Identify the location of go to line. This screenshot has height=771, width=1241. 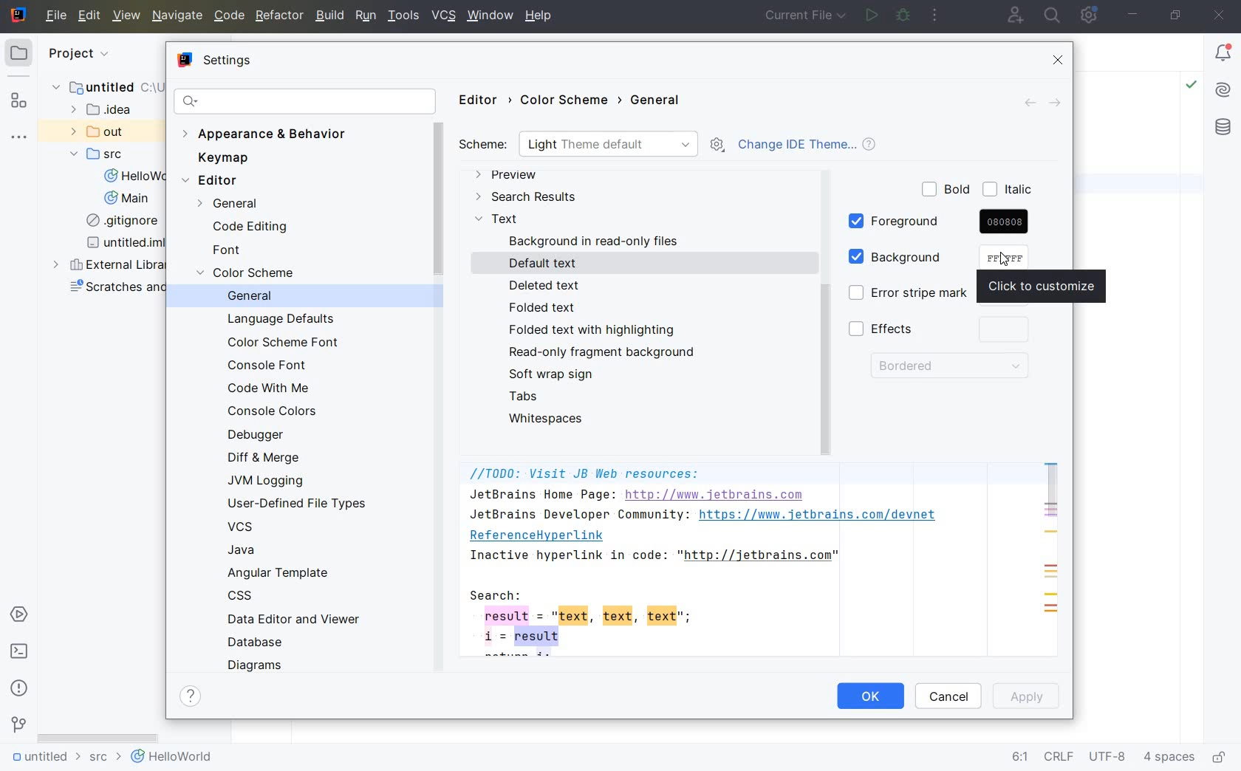
(1019, 758).